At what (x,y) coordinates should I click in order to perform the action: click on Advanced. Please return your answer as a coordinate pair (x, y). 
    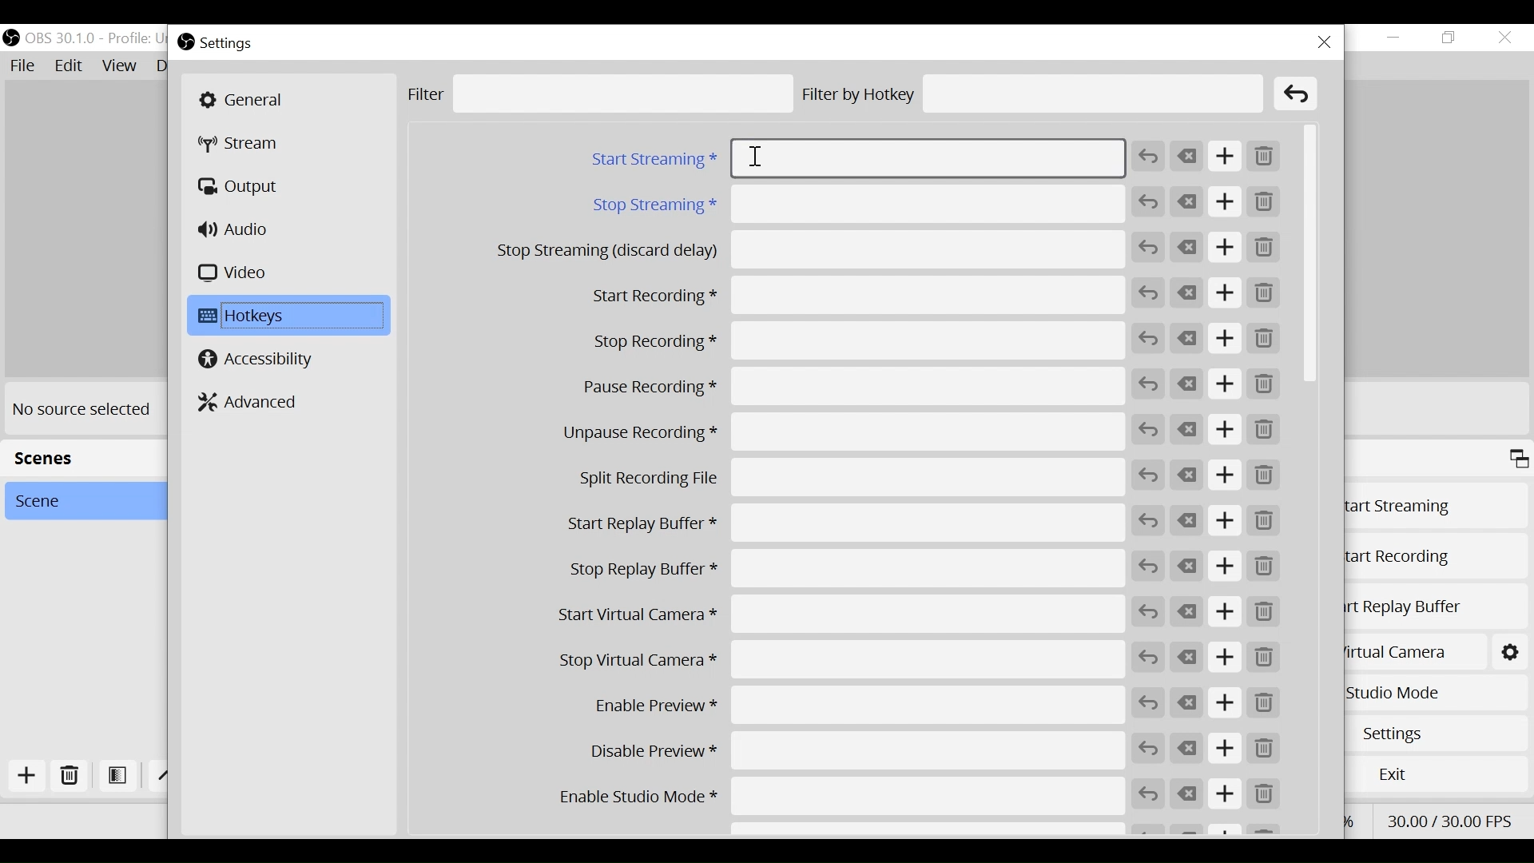
    Looking at the image, I should click on (255, 400).